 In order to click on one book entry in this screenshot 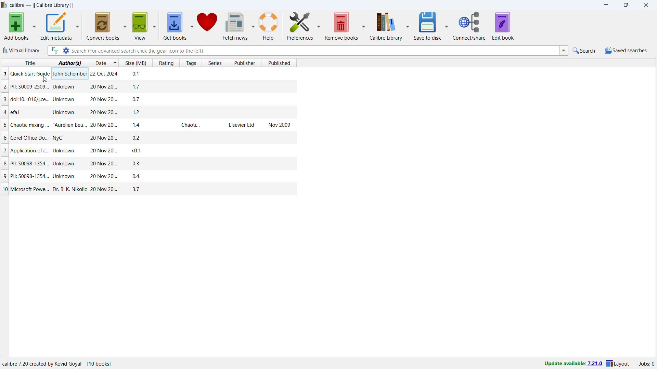, I will do `click(147, 176)`.